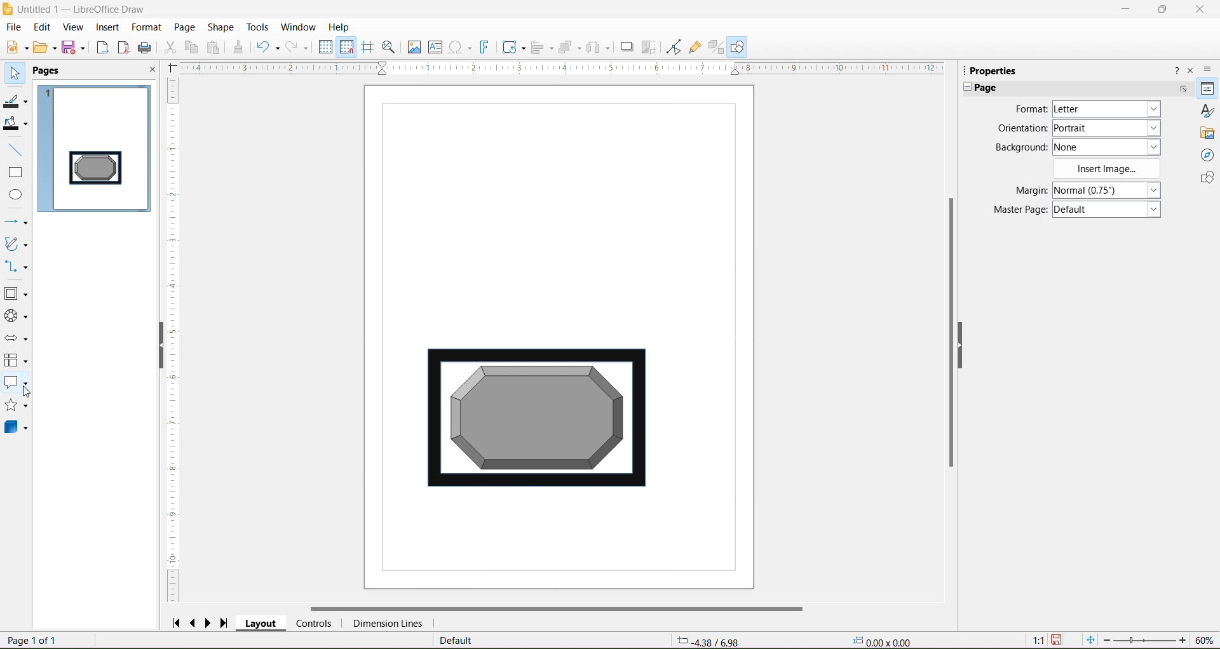  Describe the element at coordinates (649, 46) in the screenshot. I see `Crop Image` at that location.